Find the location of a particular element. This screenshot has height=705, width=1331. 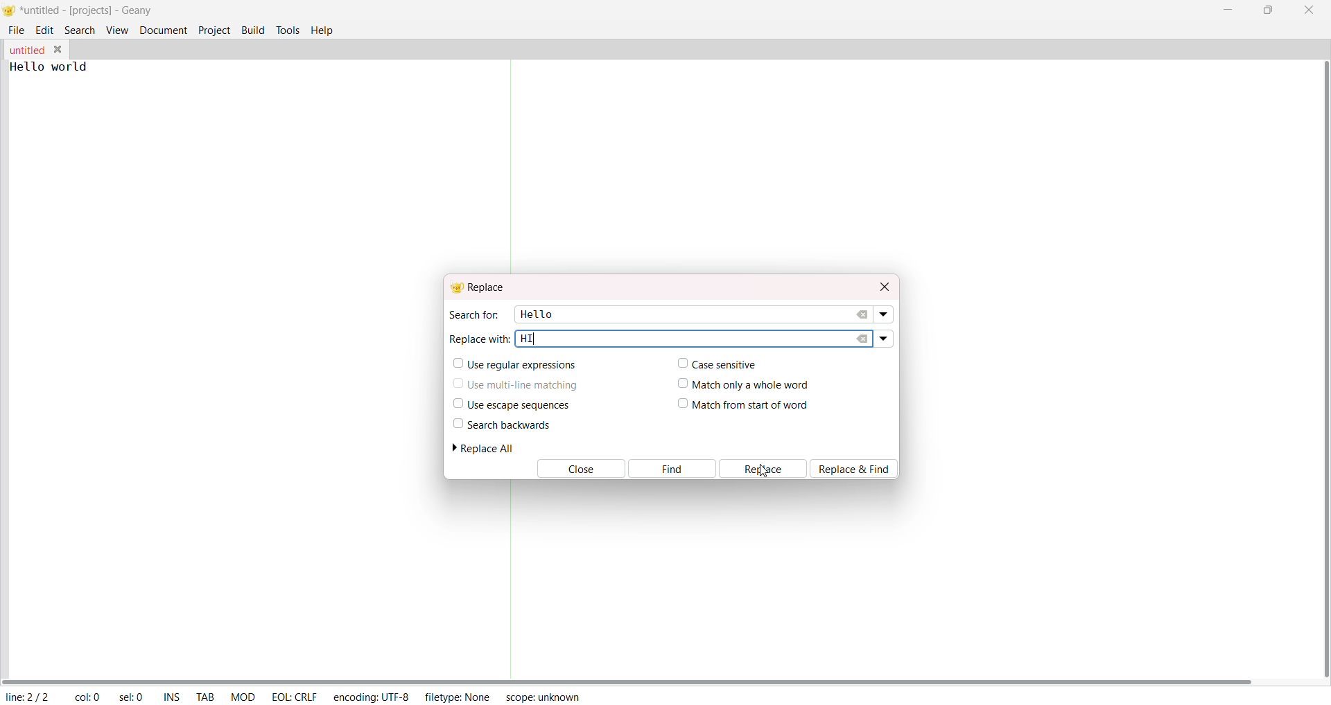

tab is located at coordinates (206, 698).